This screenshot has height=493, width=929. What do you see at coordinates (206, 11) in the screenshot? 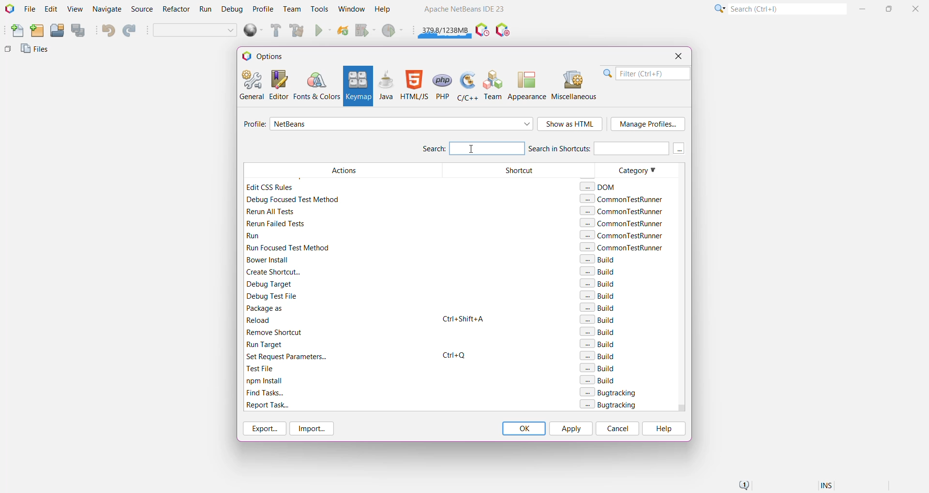
I see `Run` at bounding box center [206, 11].